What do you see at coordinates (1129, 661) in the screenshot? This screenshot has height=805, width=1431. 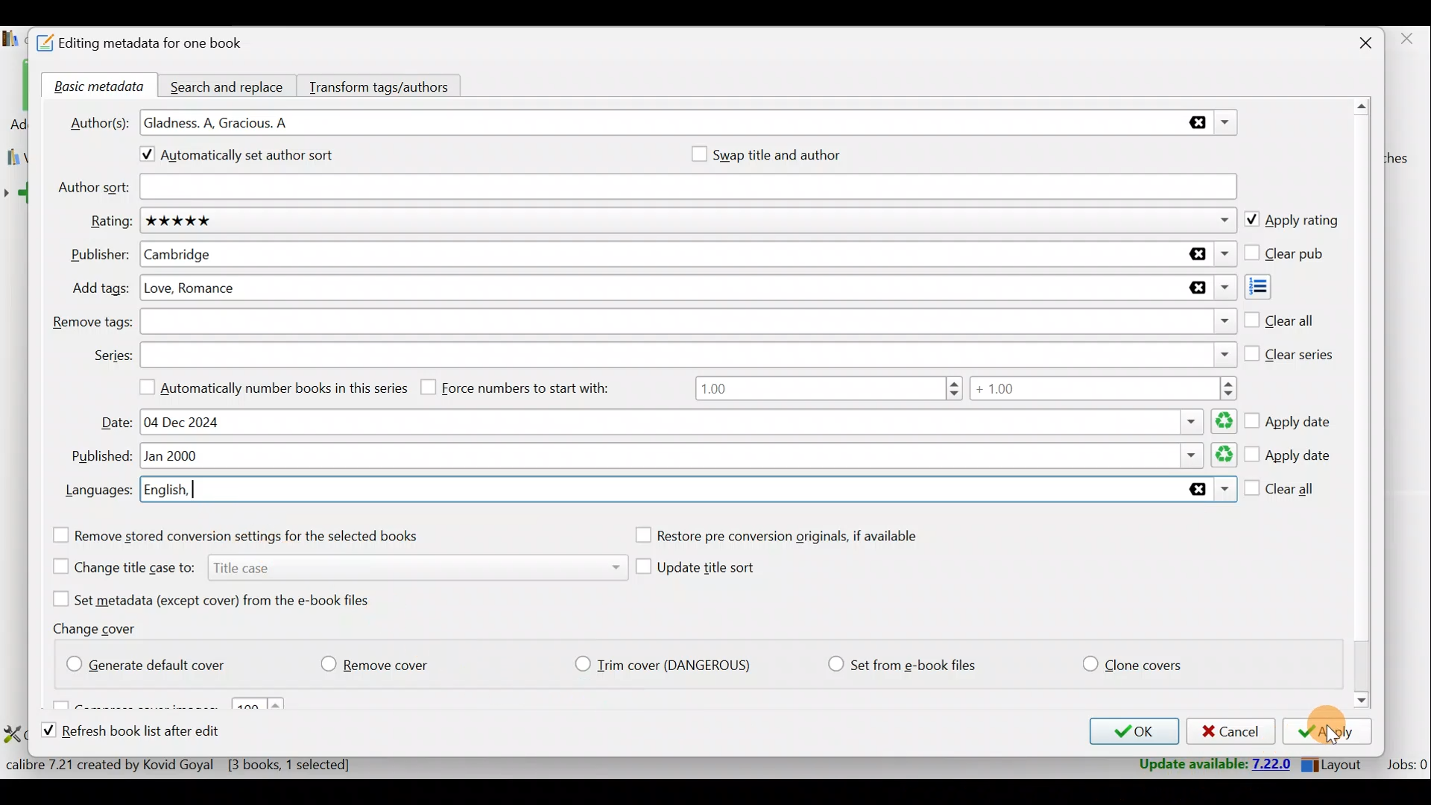 I see `Clone covers` at bounding box center [1129, 661].